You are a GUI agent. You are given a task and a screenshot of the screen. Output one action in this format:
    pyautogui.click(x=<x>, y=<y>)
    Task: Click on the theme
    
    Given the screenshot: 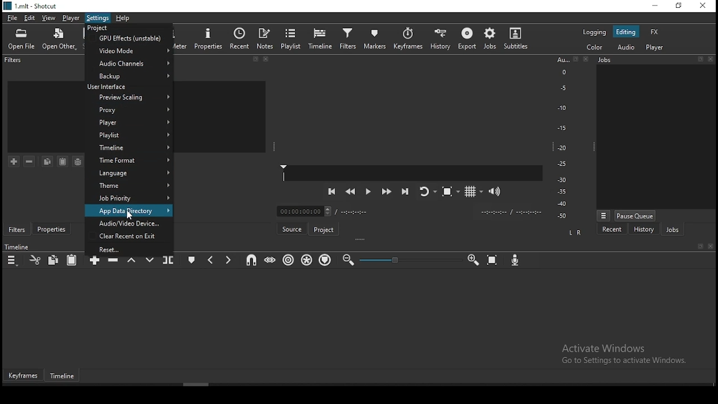 What is the action you would take?
    pyautogui.click(x=129, y=186)
    